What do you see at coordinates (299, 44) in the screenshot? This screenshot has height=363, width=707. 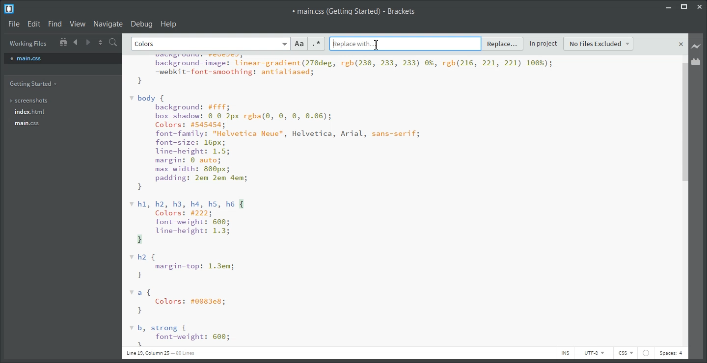 I see `Match Case` at bounding box center [299, 44].